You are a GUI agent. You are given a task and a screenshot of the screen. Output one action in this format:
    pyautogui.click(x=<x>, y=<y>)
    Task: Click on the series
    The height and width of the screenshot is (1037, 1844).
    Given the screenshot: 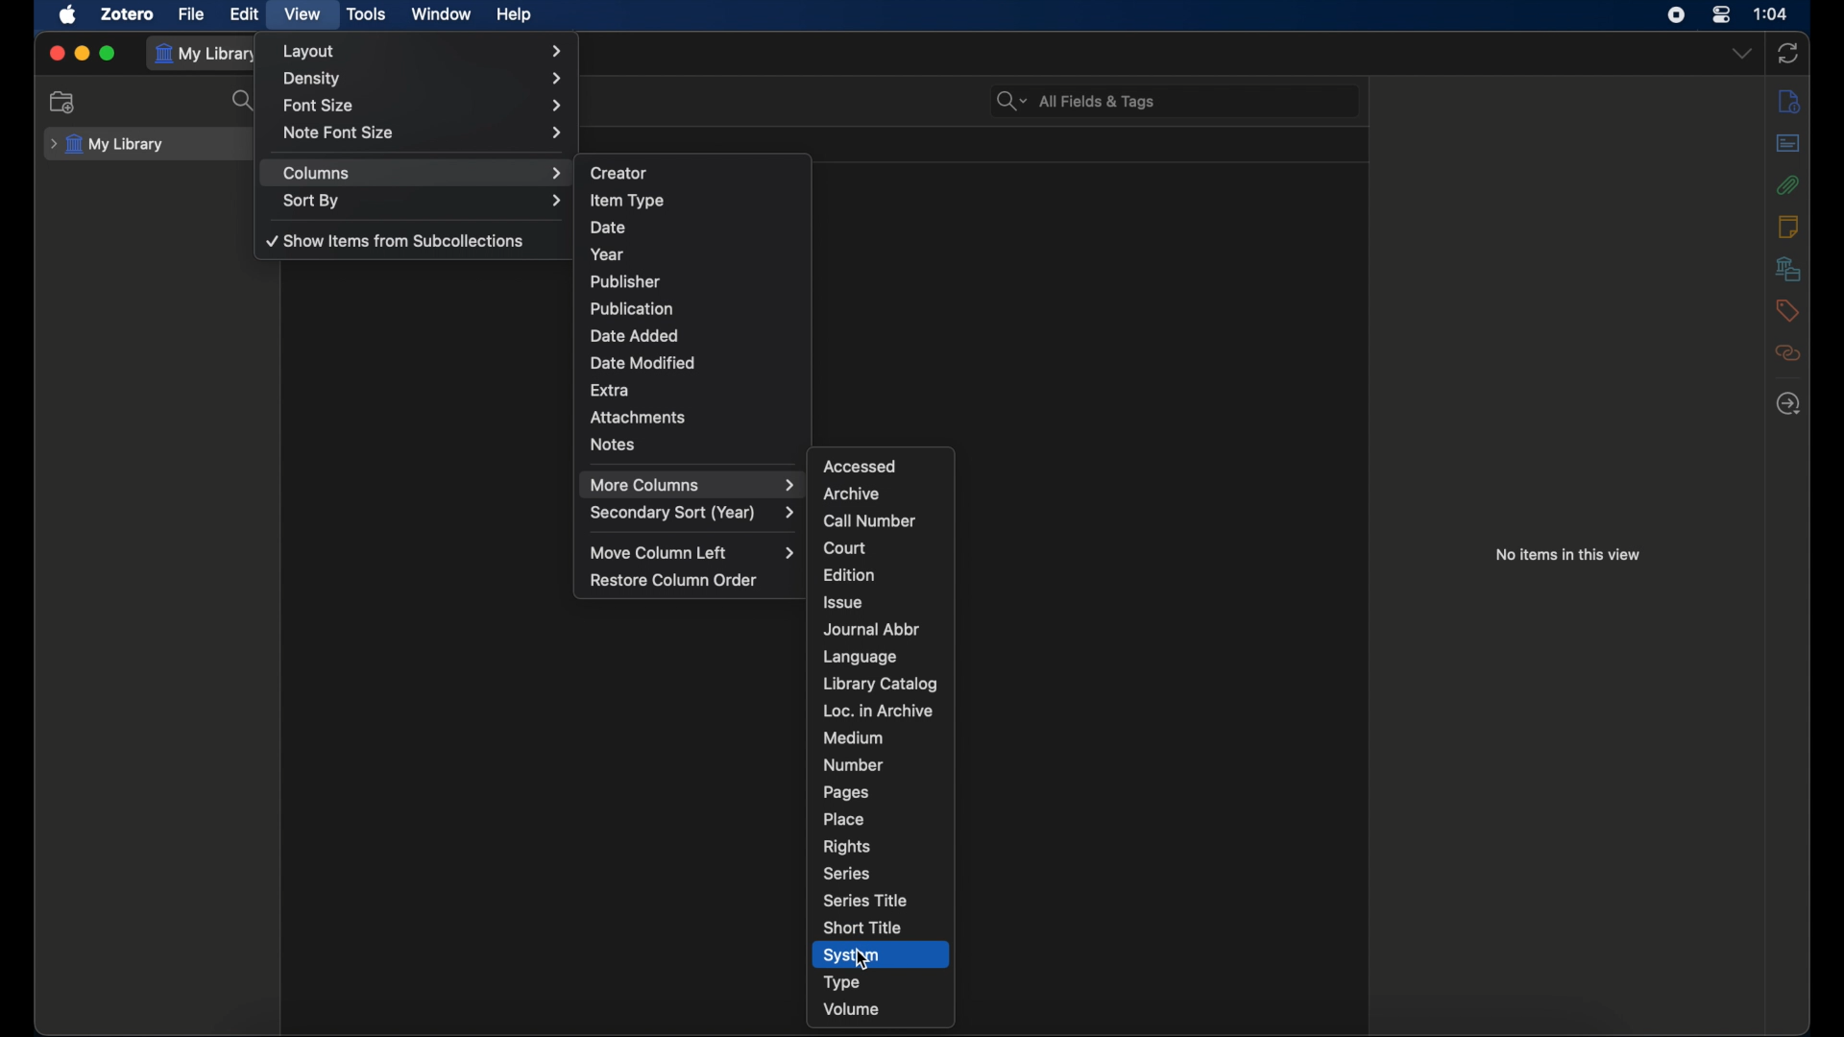 What is the action you would take?
    pyautogui.click(x=846, y=874)
    